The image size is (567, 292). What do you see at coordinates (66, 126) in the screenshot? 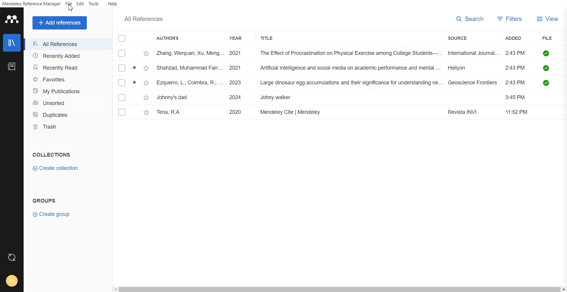
I see `Trash` at bounding box center [66, 126].